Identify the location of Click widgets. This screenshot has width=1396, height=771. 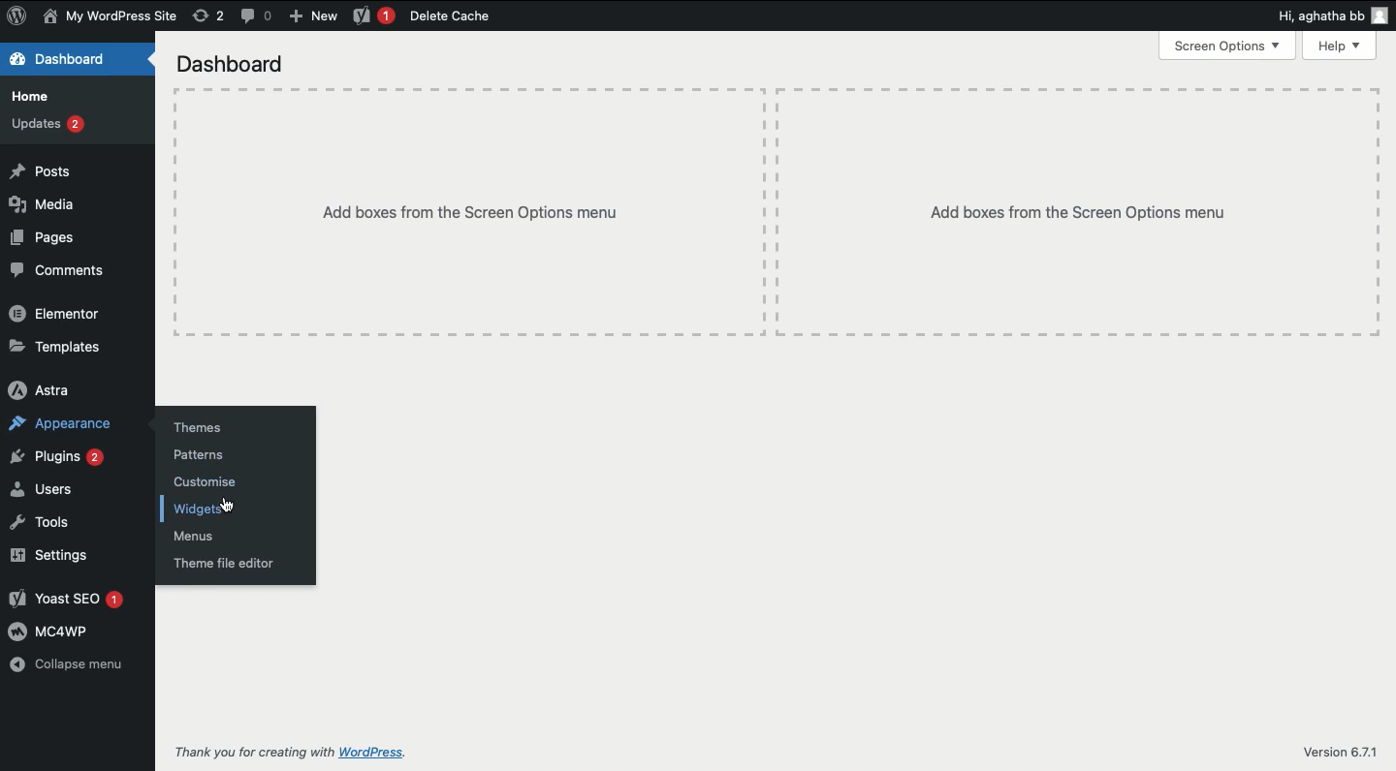
(213, 510).